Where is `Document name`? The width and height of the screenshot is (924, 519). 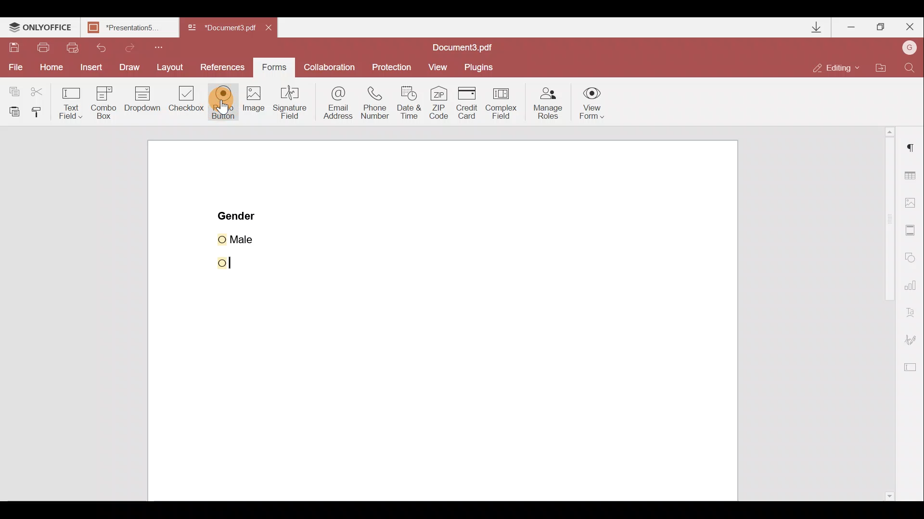
Document name is located at coordinates (465, 46).